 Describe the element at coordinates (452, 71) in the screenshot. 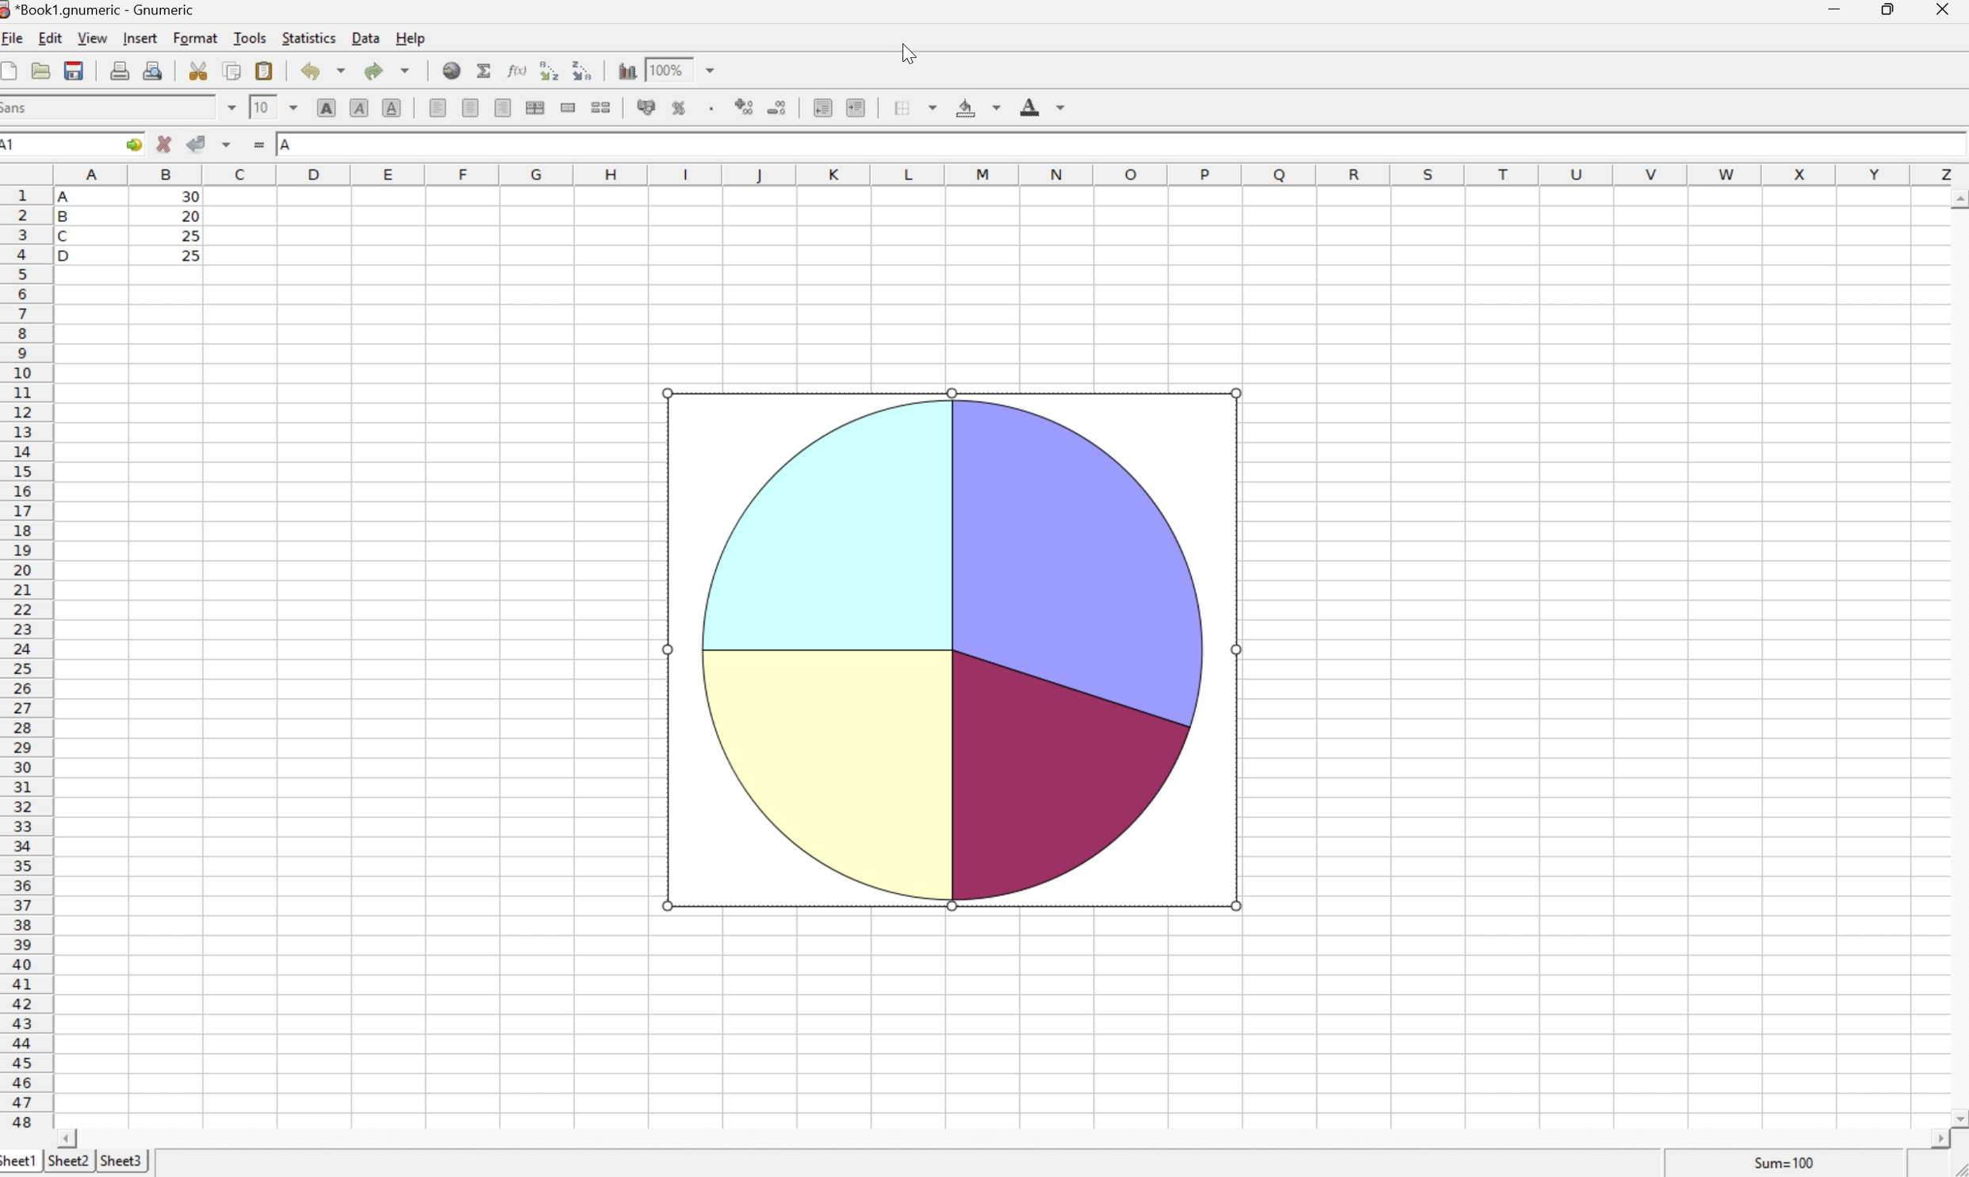

I see `Insert a hyperlink` at that location.